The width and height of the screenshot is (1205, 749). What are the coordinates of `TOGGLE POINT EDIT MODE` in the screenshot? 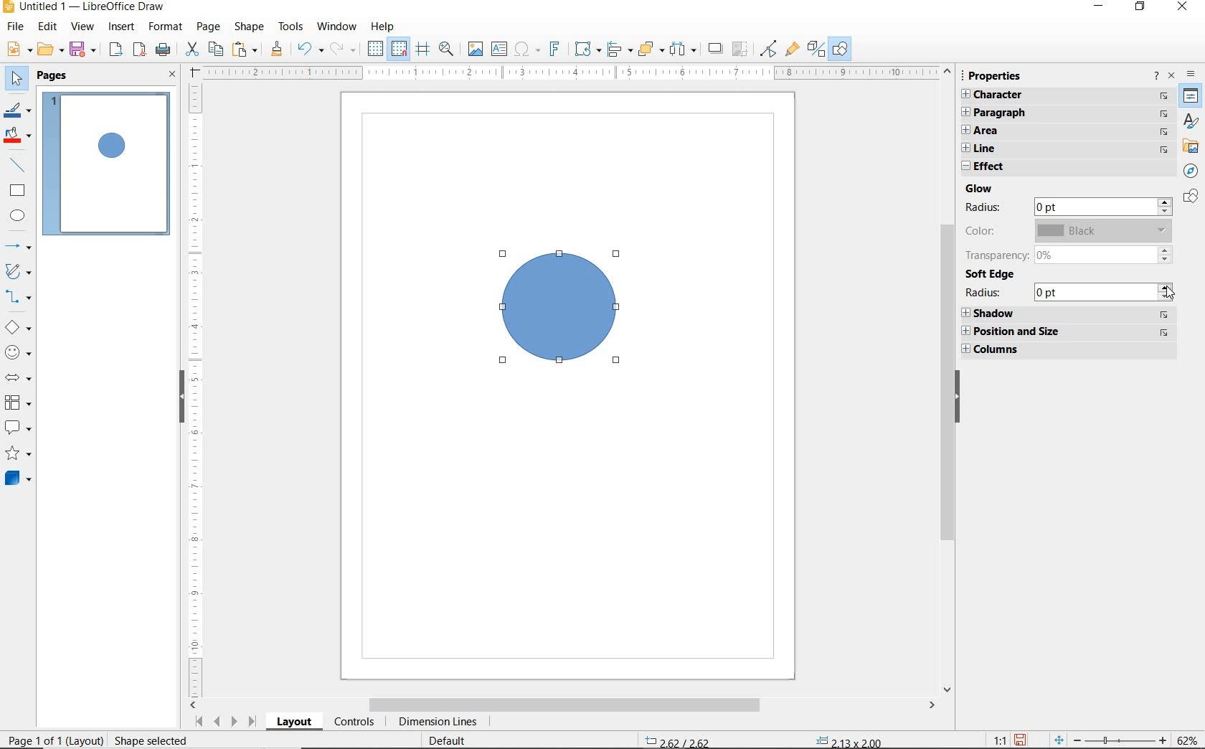 It's located at (769, 47).